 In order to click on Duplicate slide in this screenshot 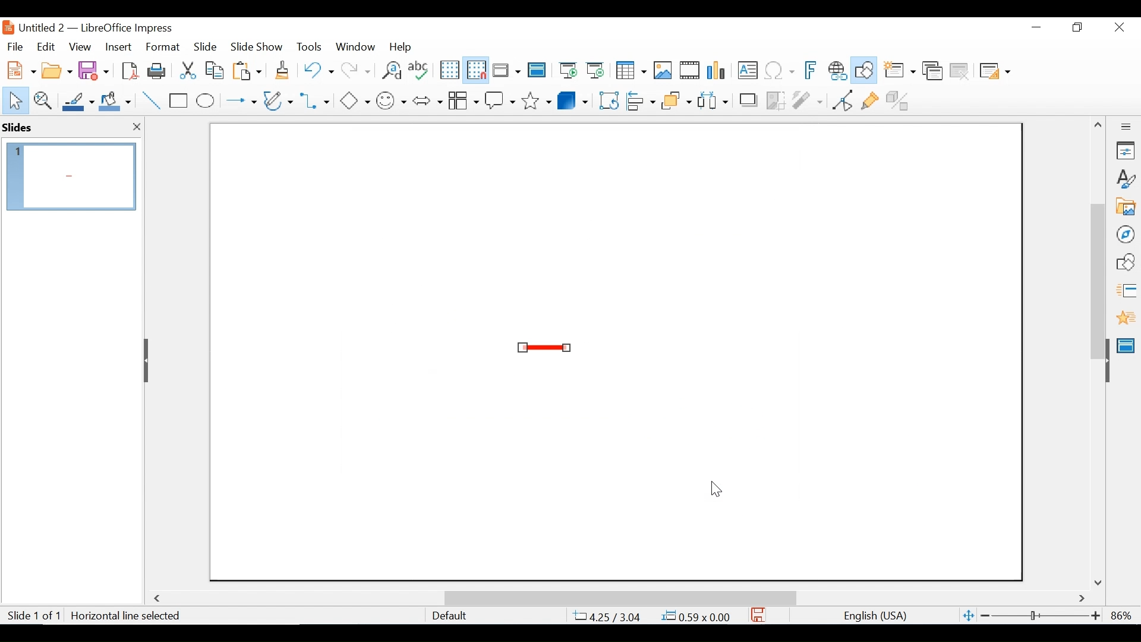, I will do `click(932, 71)`.